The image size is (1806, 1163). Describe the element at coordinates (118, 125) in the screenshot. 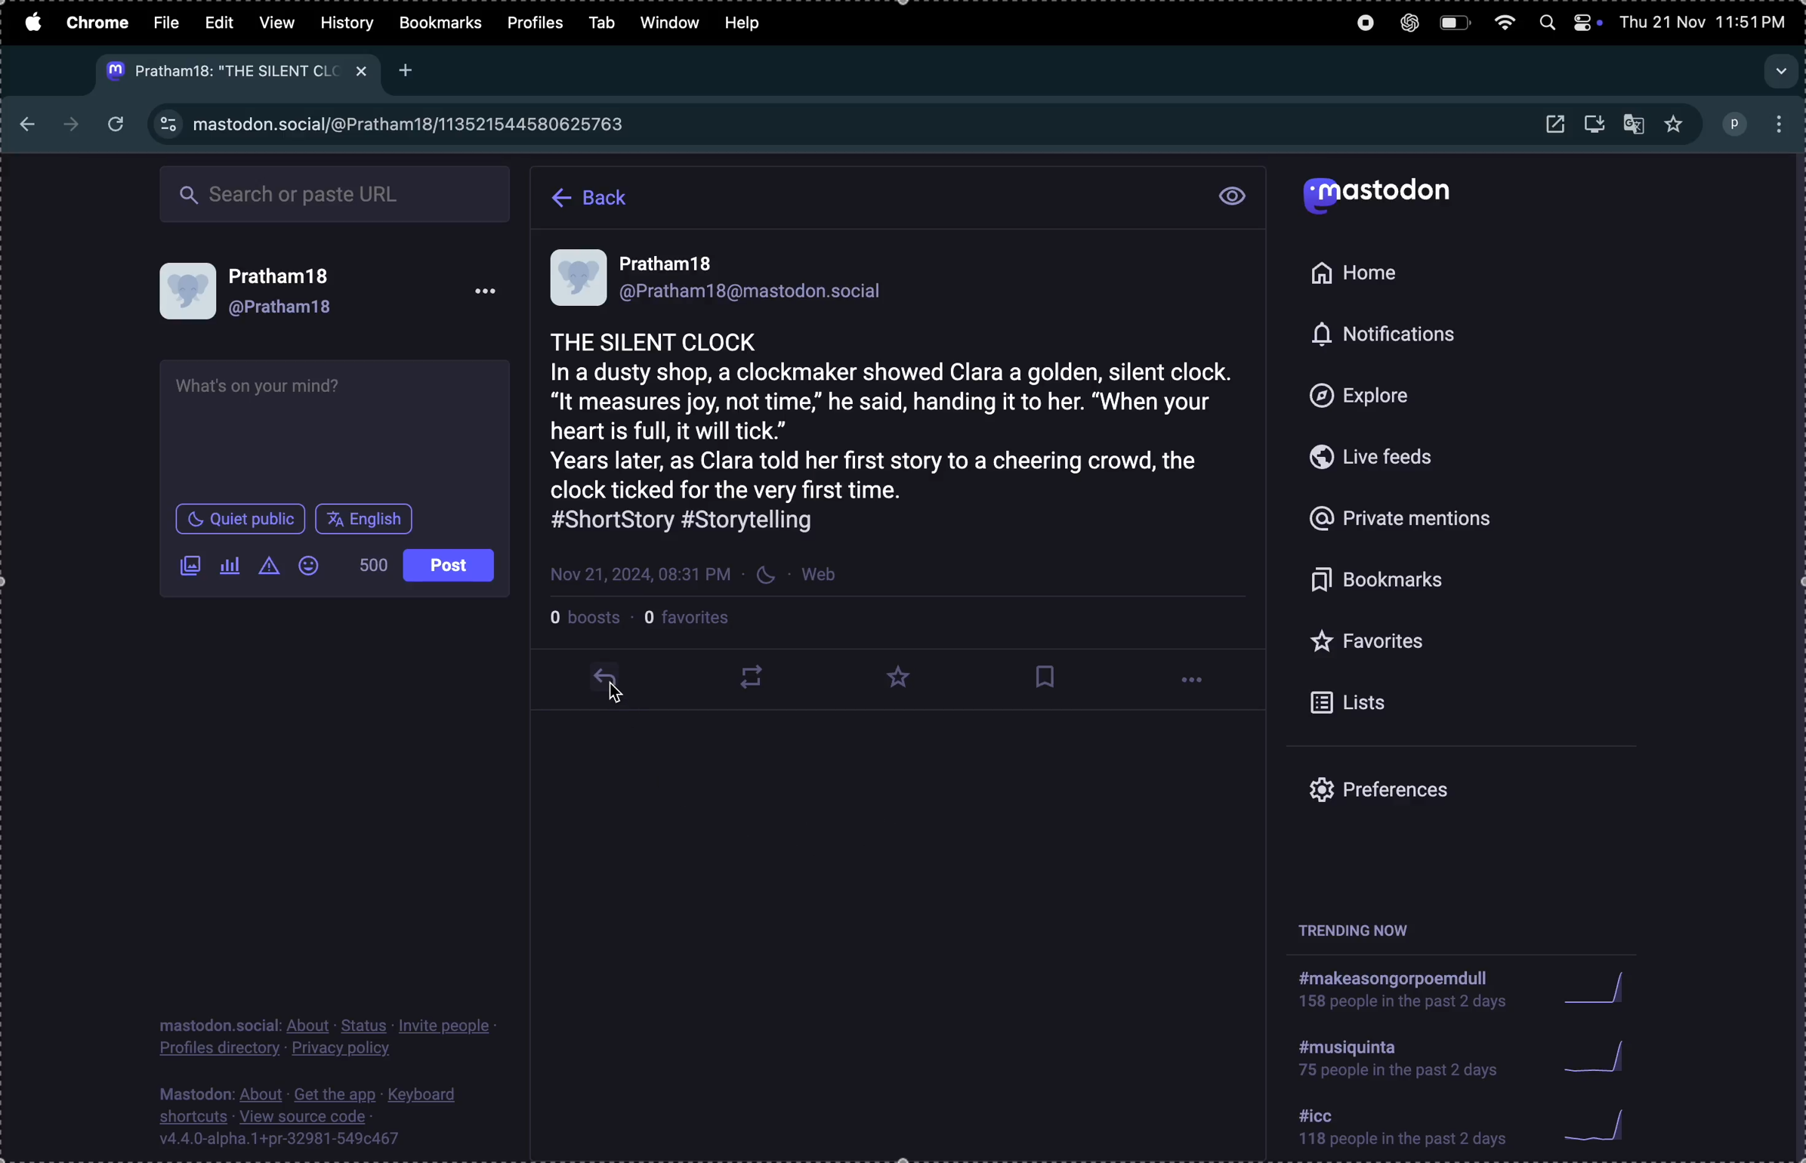

I see `refresh` at that location.